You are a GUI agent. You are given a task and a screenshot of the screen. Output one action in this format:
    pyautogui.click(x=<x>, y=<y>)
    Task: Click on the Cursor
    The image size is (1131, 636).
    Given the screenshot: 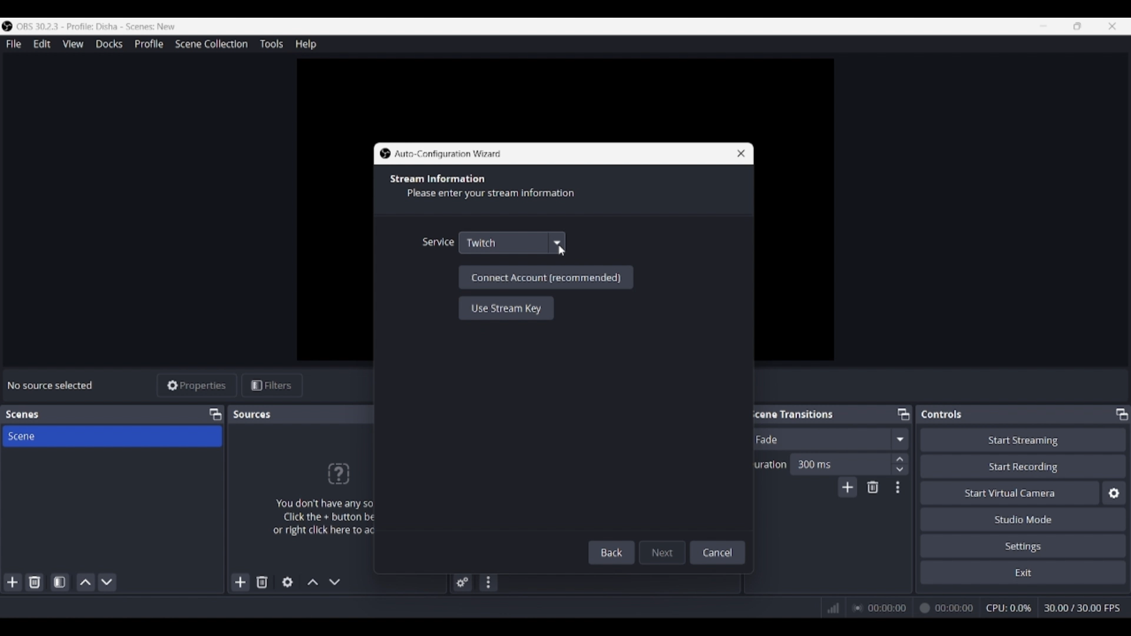 What is the action you would take?
    pyautogui.click(x=568, y=247)
    